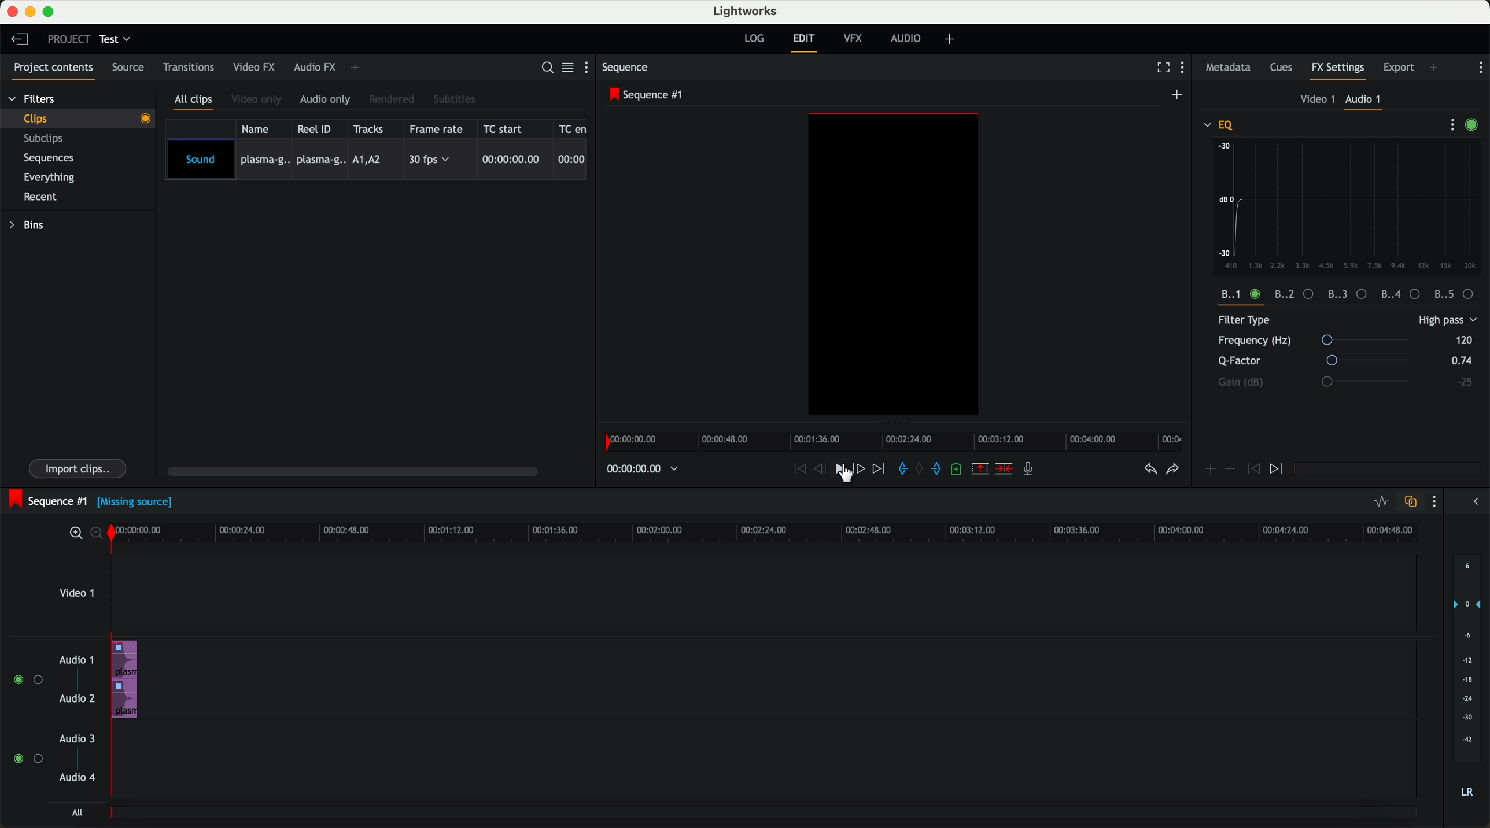 This screenshot has width=1490, height=828. What do you see at coordinates (1381, 502) in the screenshot?
I see `toggle audio levels editing` at bounding box center [1381, 502].